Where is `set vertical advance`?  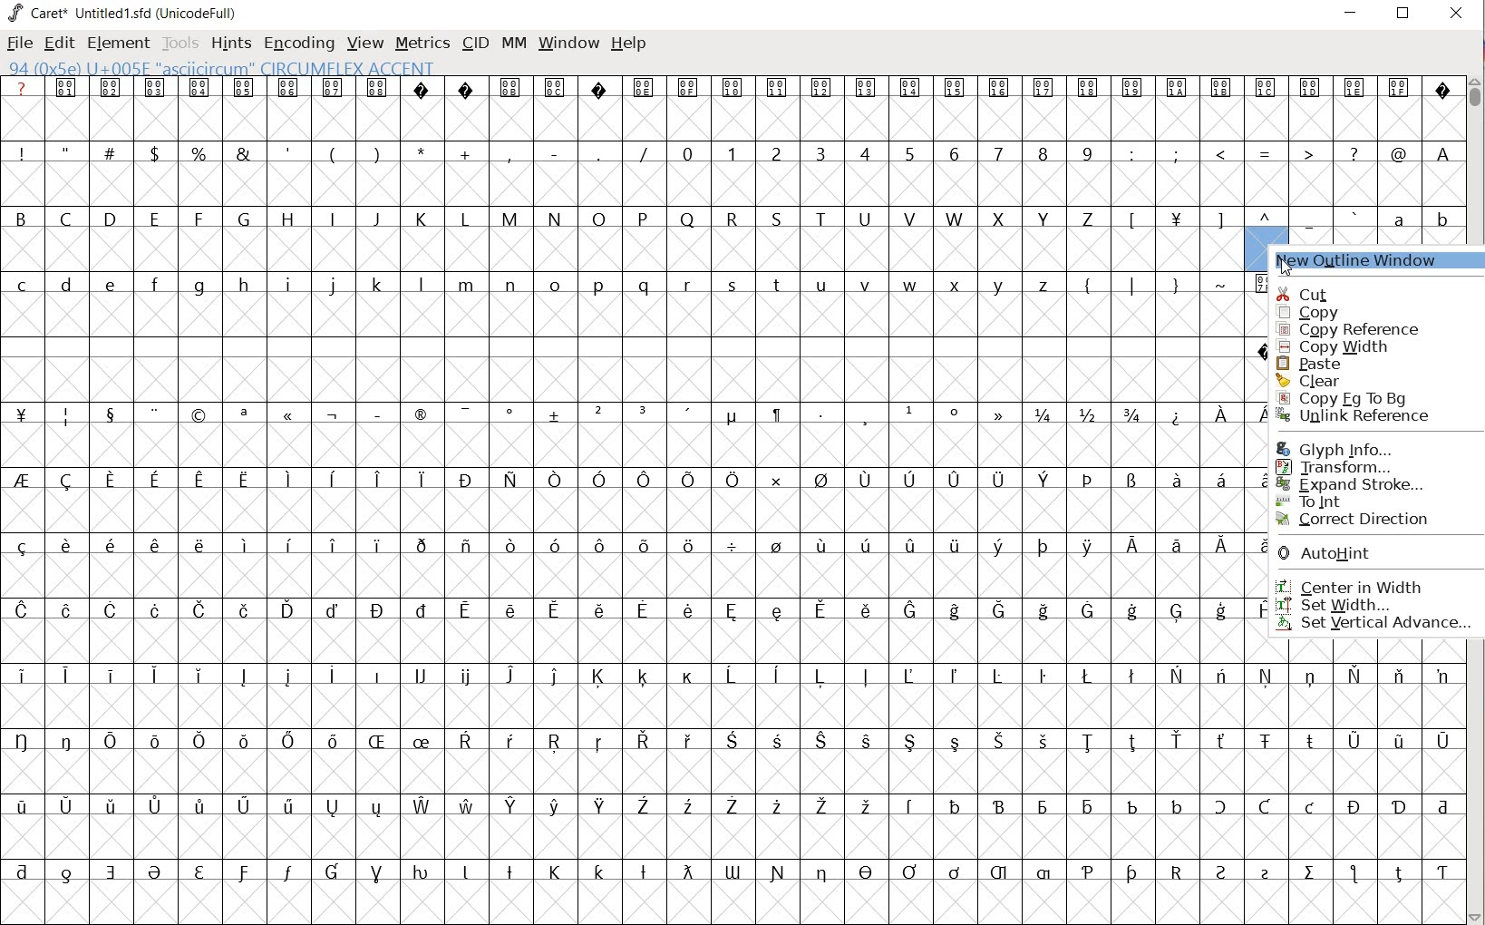
set vertical advance is located at coordinates (1374, 626).